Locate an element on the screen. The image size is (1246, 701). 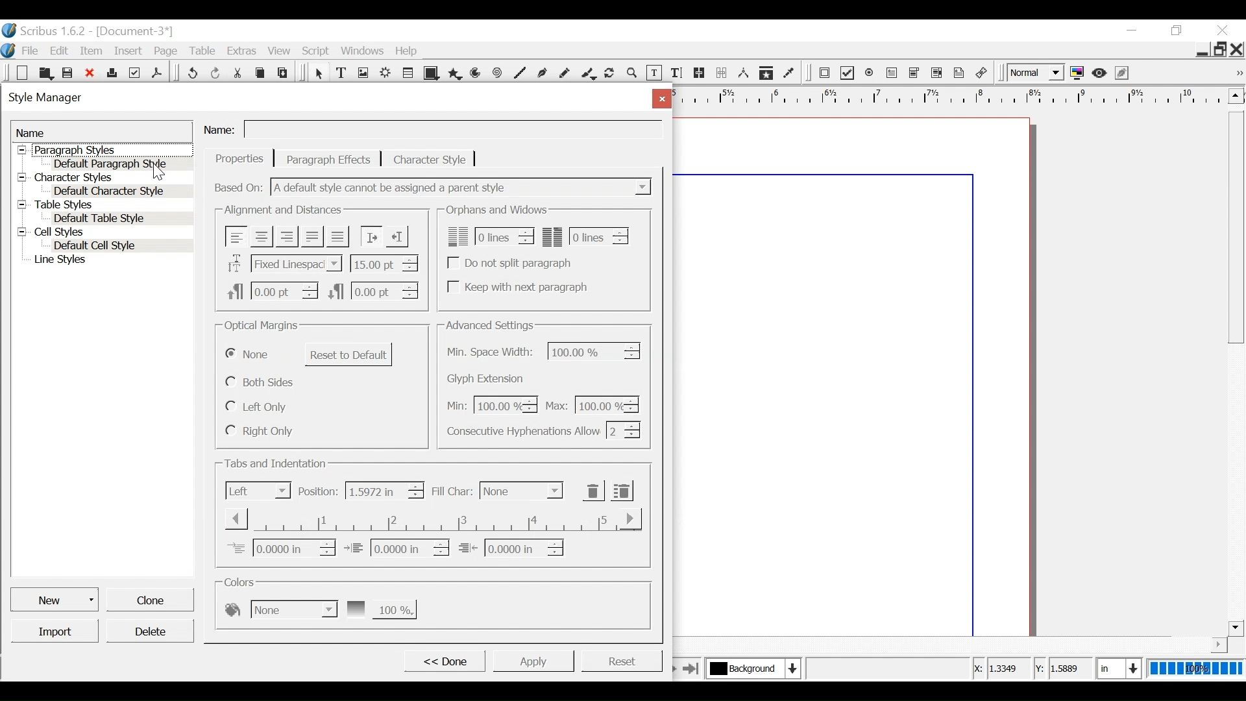
Consecutive Hyphenations allow is located at coordinates (544, 430).